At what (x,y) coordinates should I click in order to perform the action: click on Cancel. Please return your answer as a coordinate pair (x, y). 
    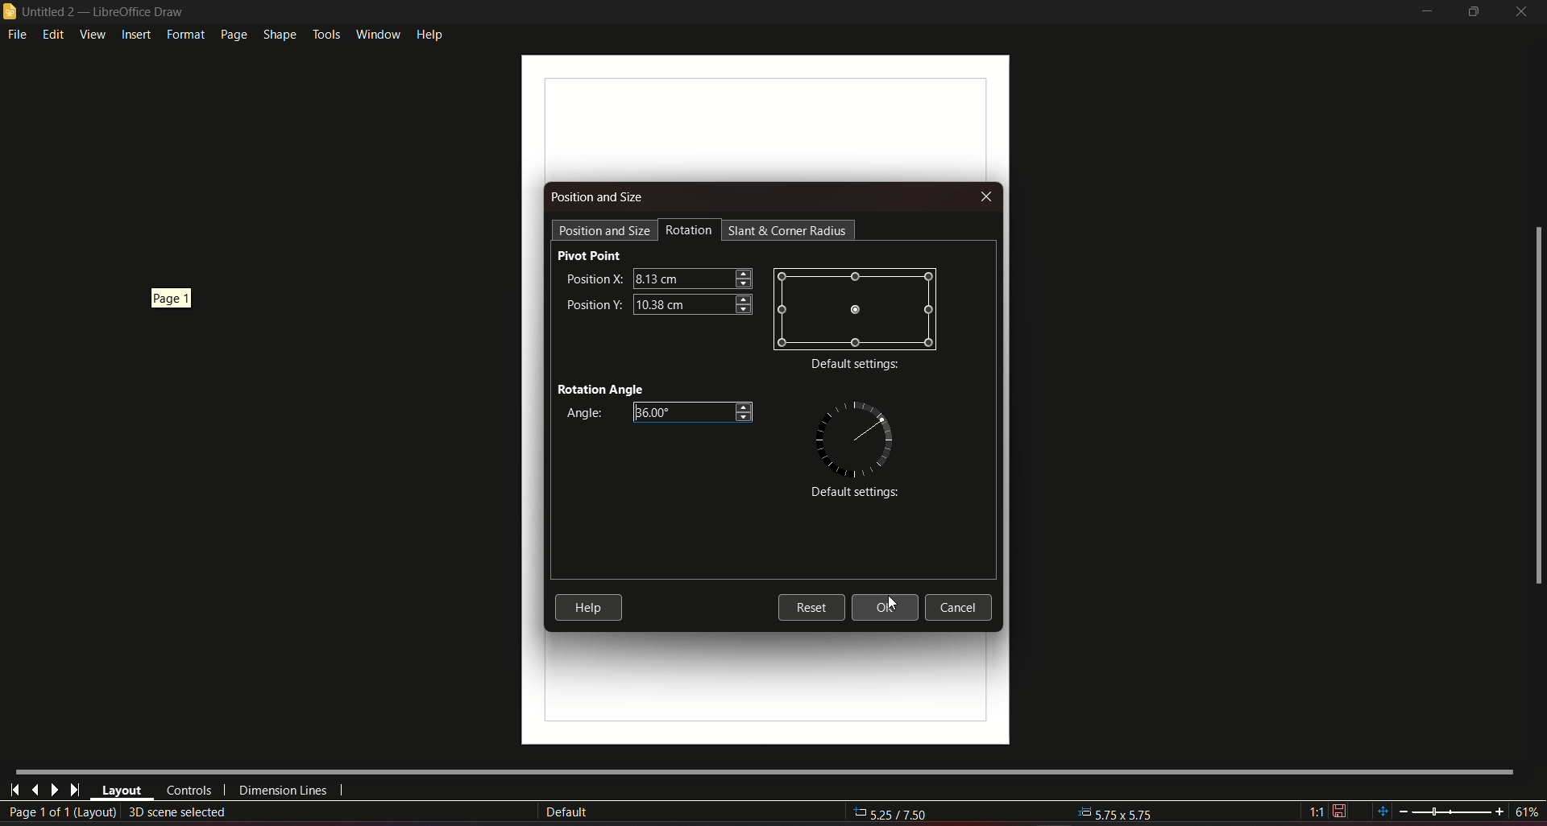
    Looking at the image, I should click on (963, 608).